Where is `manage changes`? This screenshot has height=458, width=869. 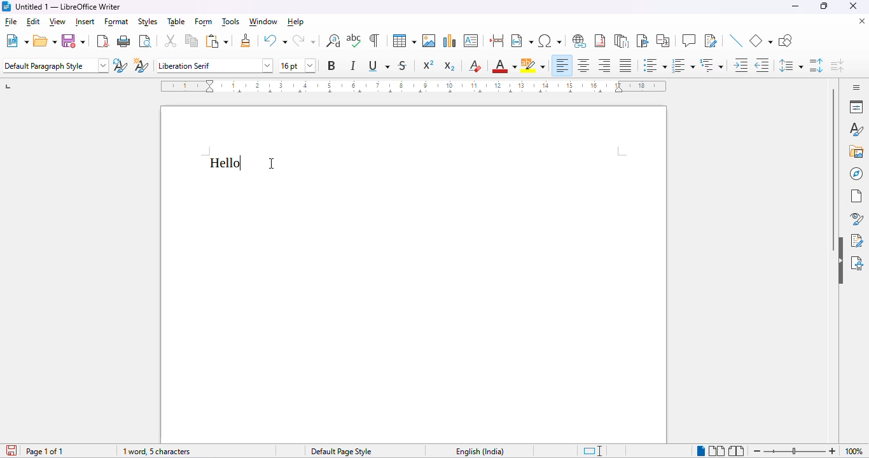 manage changes is located at coordinates (858, 240).